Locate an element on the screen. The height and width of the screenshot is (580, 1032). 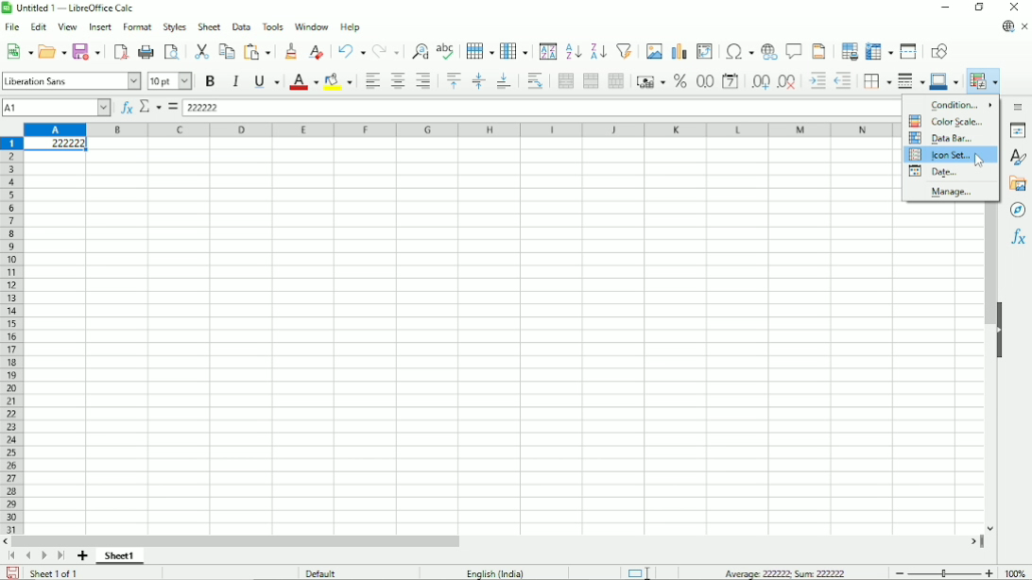
Paste is located at coordinates (260, 49).